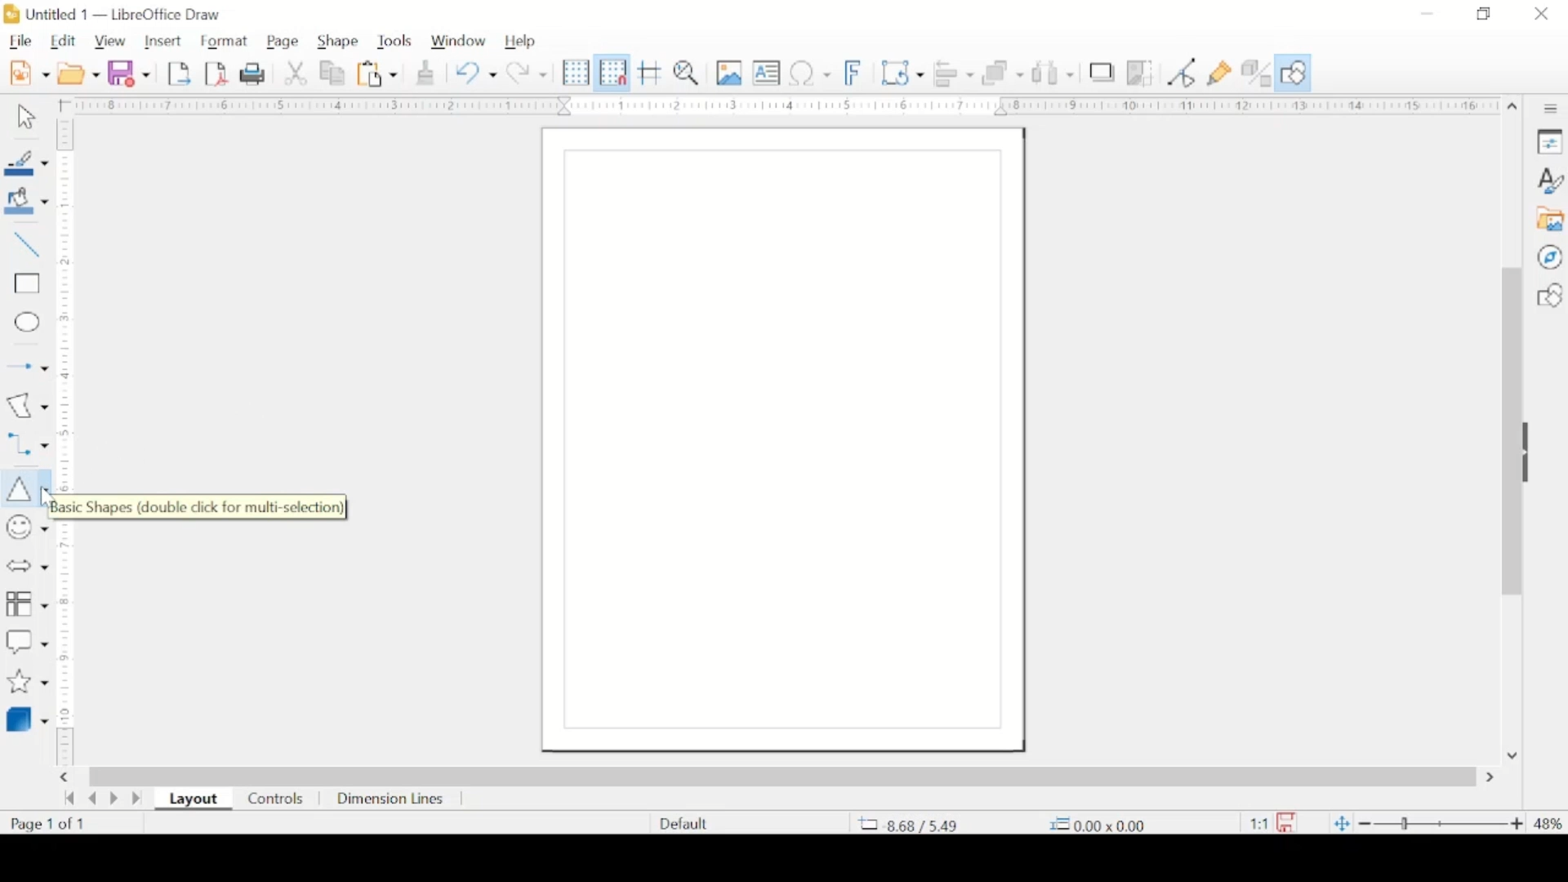 The image size is (1568, 882). What do you see at coordinates (1257, 72) in the screenshot?
I see `toggle extrusion` at bounding box center [1257, 72].